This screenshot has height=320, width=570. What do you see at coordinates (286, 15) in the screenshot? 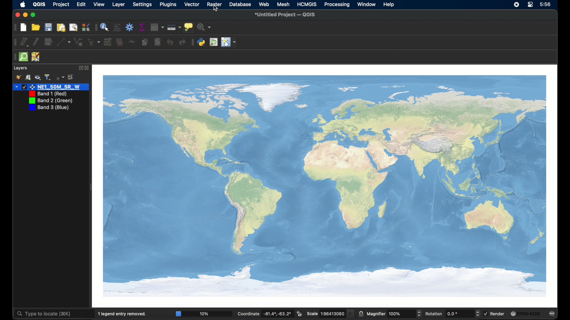
I see `untitled project - QGIS` at bounding box center [286, 15].